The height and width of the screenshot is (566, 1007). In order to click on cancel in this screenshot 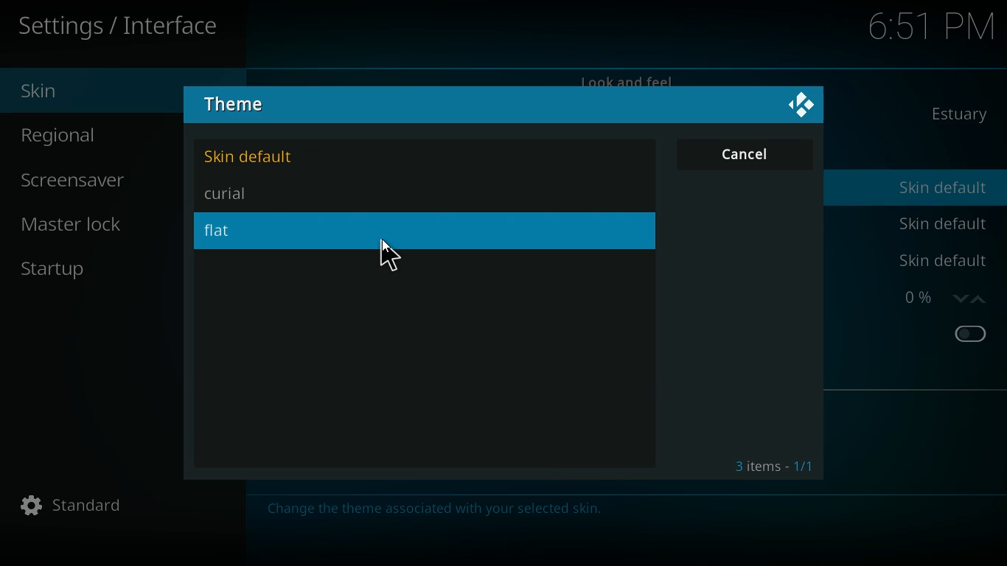, I will do `click(745, 153)`.